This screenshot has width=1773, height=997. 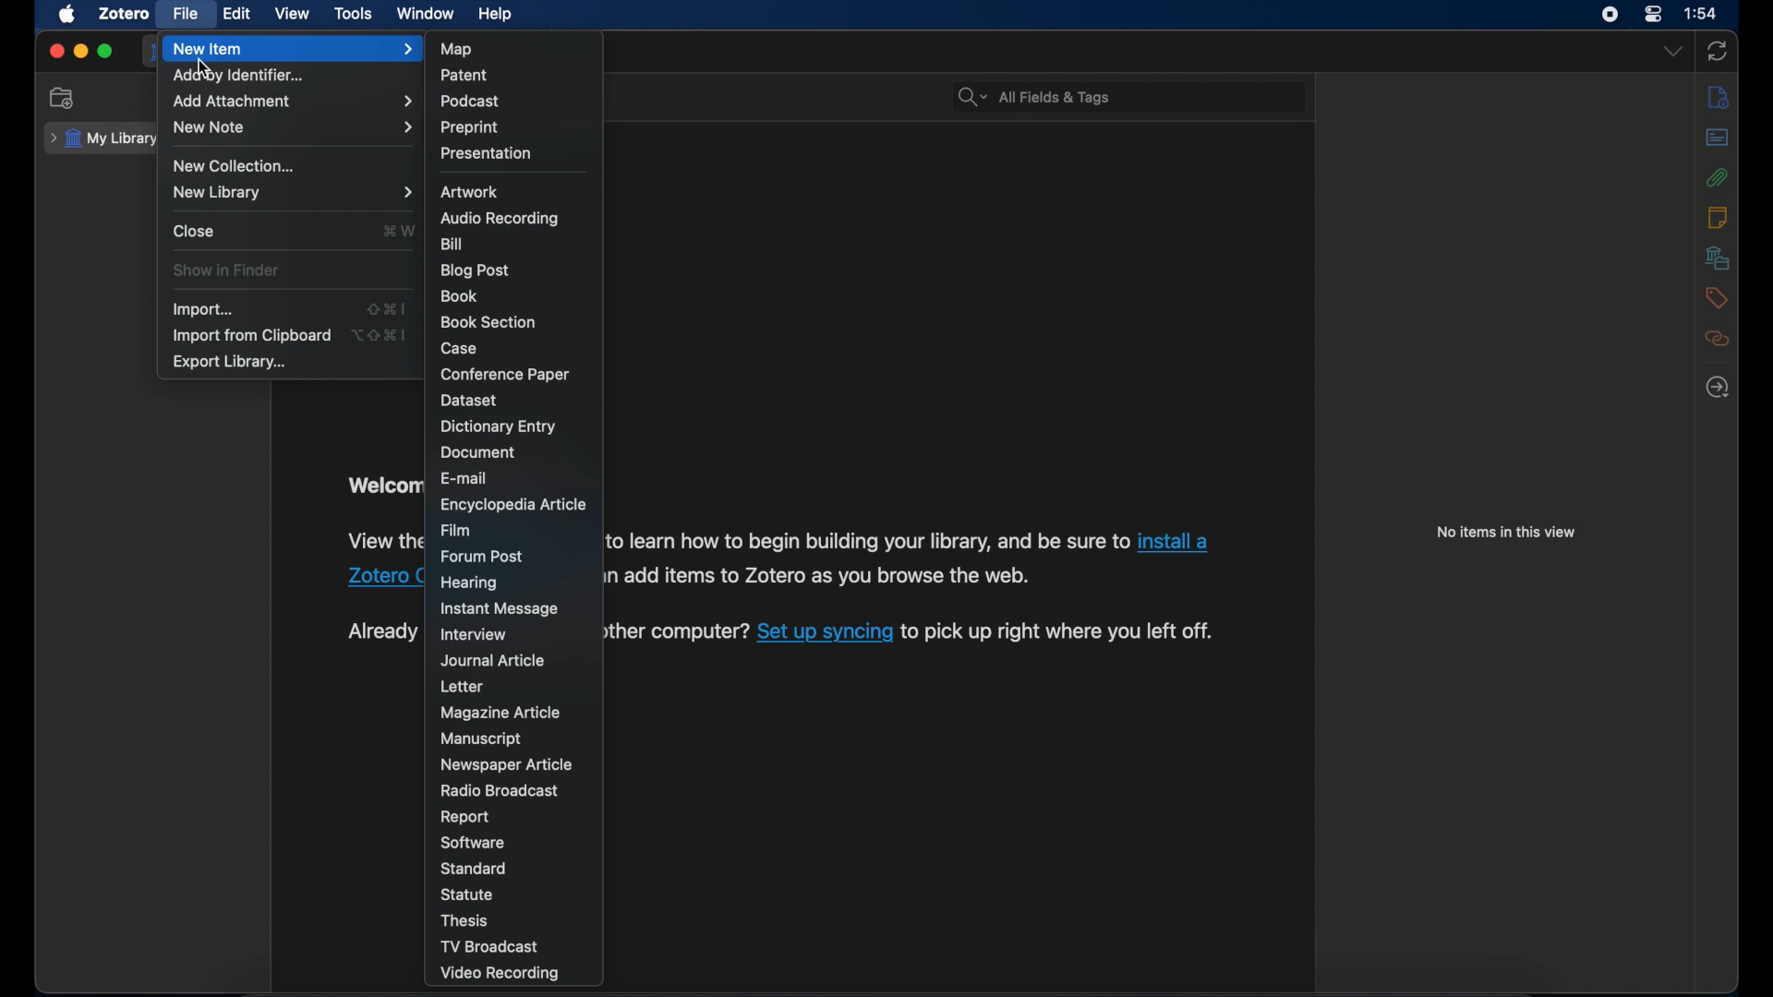 I want to click on radio broadcast, so click(x=499, y=790).